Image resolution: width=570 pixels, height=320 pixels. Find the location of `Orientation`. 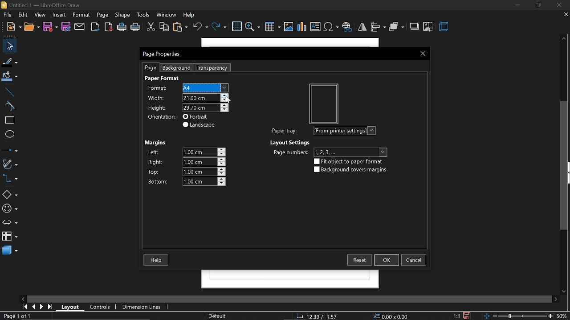

Orientation is located at coordinates (160, 117).